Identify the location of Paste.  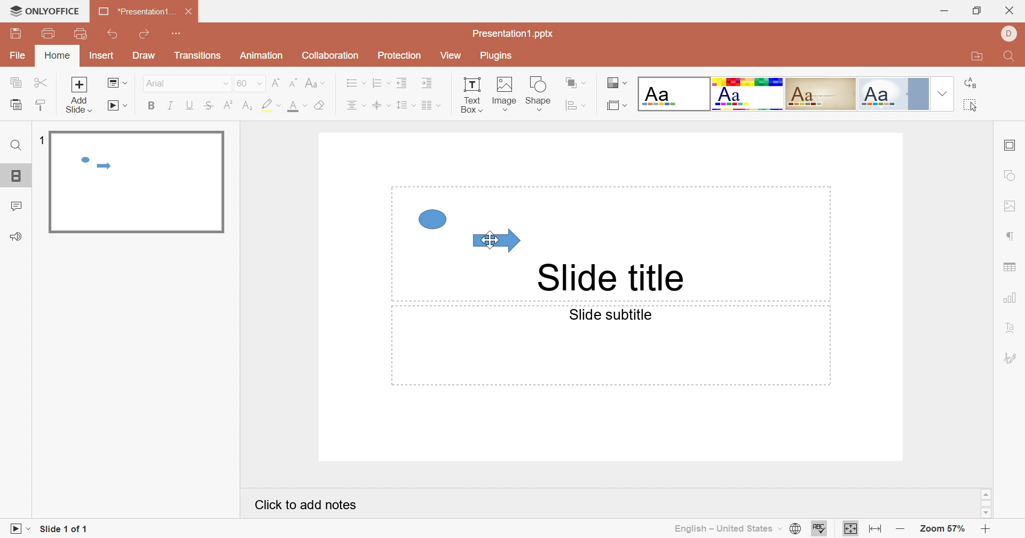
(17, 108).